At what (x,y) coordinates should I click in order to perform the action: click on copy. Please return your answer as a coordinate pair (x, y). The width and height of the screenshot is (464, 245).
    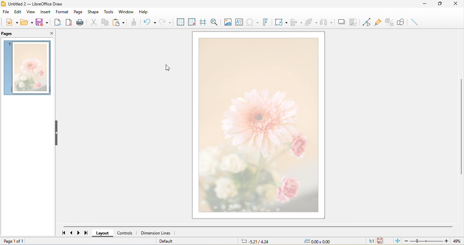
    Looking at the image, I should click on (104, 22).